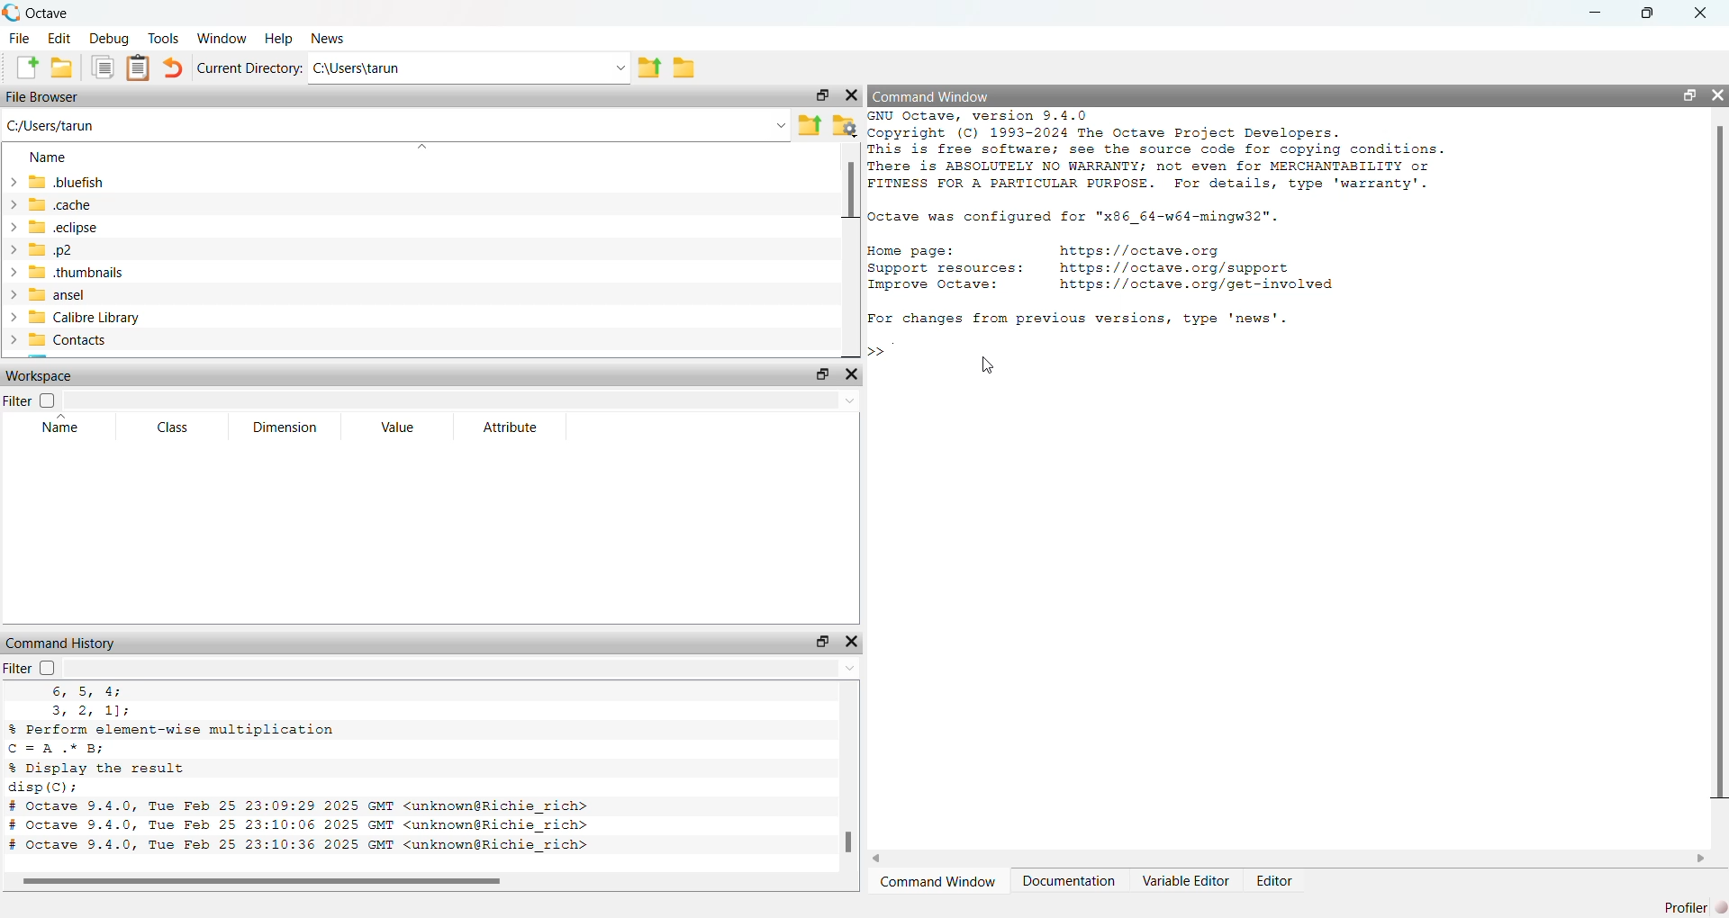 The image size is (1729, 918). I want to click on Debug, so click(106, 39).